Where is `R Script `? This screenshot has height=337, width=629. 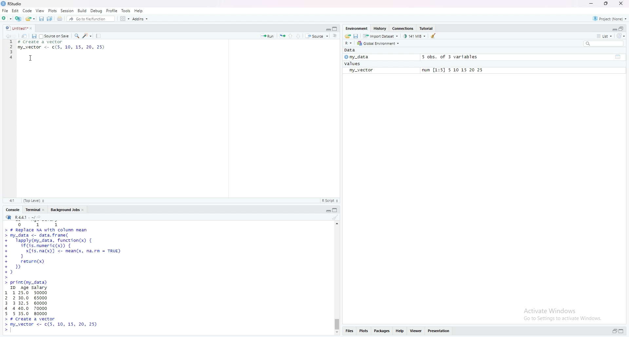 R Script  is located at coordinates (331, 201).